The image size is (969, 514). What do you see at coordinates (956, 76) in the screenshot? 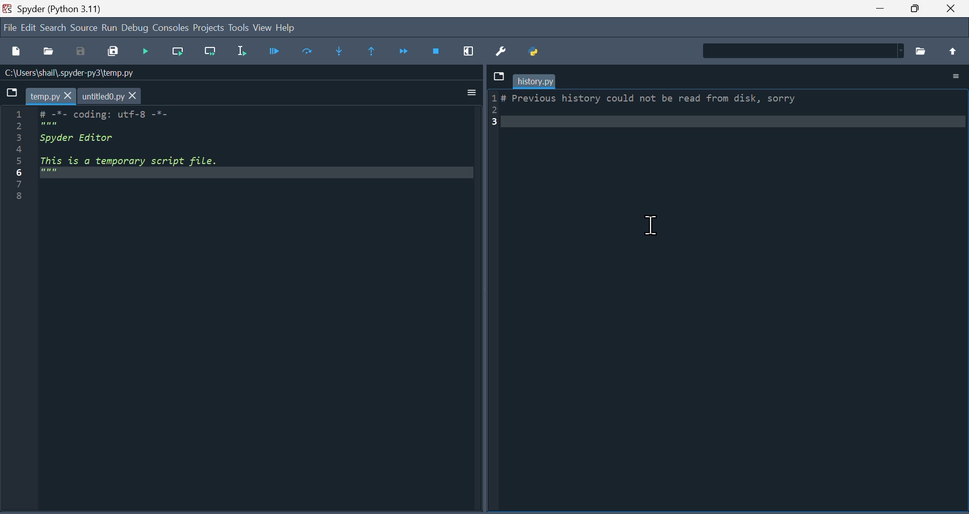
I see `Options` at bounding box center [956, 76].